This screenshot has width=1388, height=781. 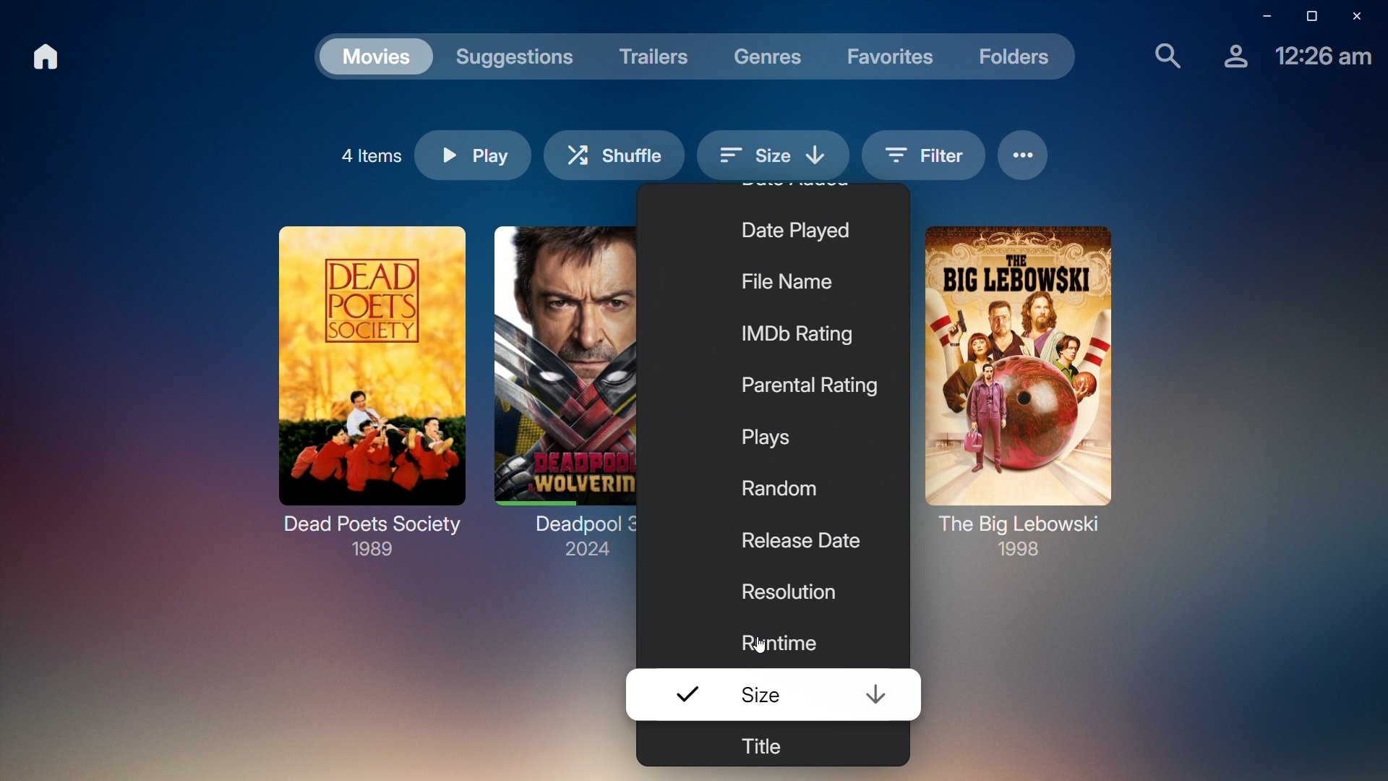 What do you see at coordinates (924, 154) in the screenshot?
I see `Filter` at bounding box center [924, 154].